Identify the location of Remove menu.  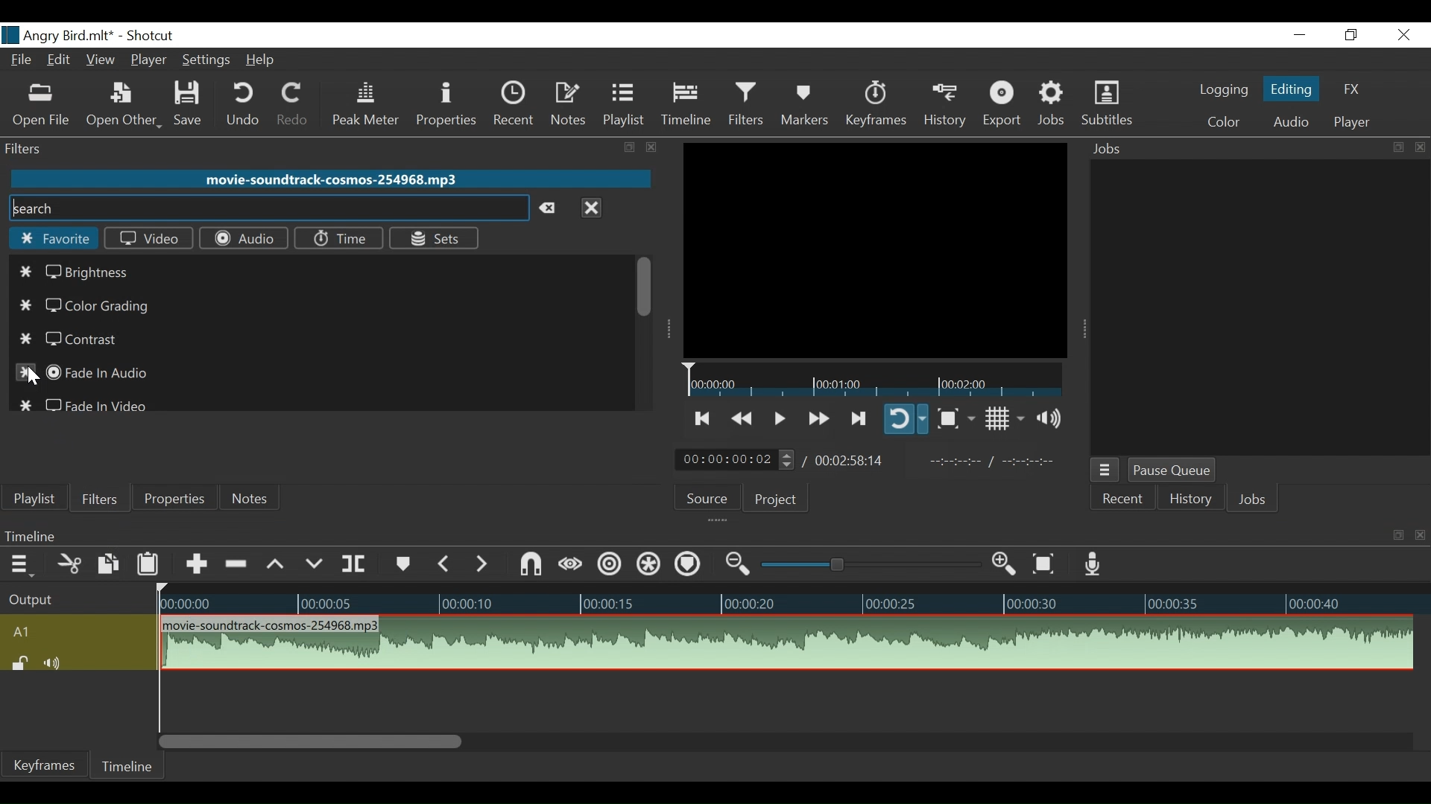
(591, 210).